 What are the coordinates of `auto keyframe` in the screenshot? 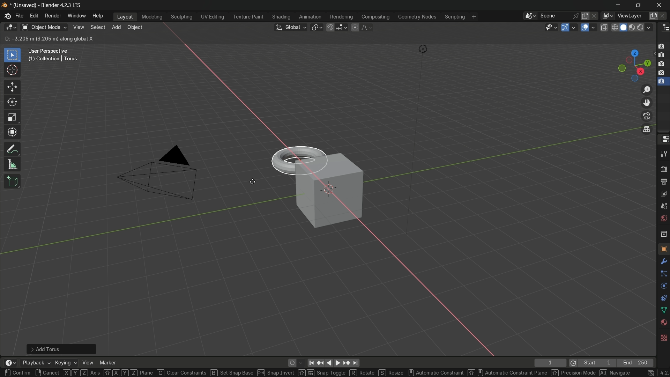 It's located at (300, 363).